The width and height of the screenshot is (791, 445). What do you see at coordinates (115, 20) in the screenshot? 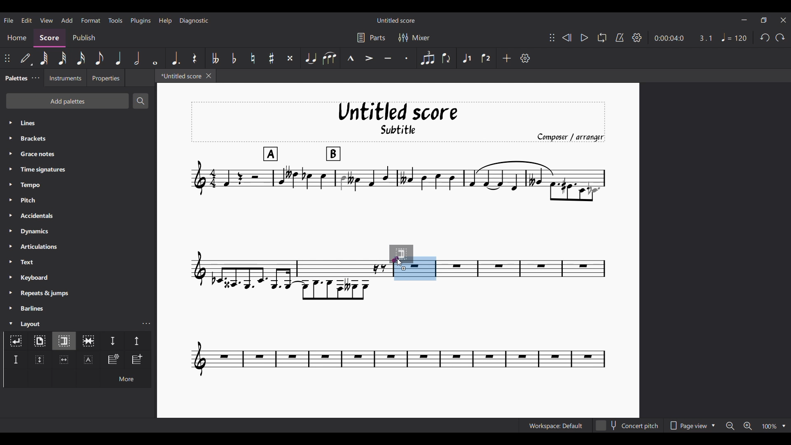
I see `Tools menu` at bounding box center [115, 20].